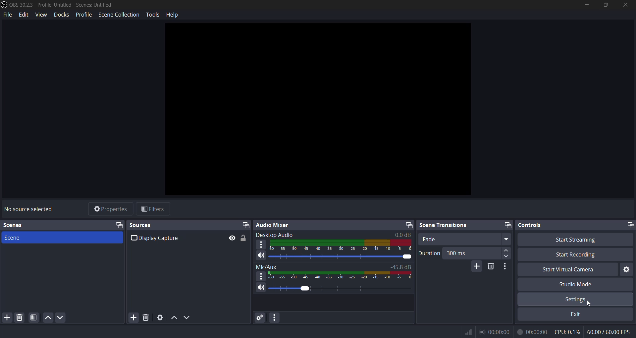 This screenshot has height=338, width=636. I want to click on options, so click(262, 276).